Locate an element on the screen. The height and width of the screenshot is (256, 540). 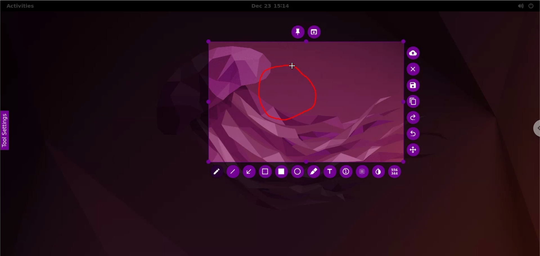
freehand shape is located at coordinates (288, 95).